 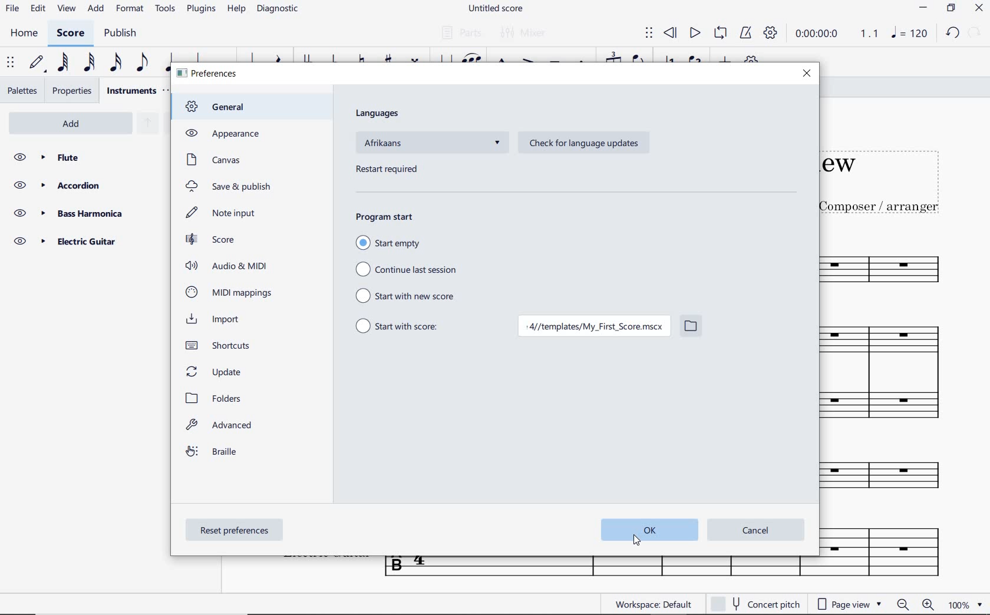 What do you see at coordinates (379, 114) in the screenshot?
I see `languages` at bounding box center [379, 114].